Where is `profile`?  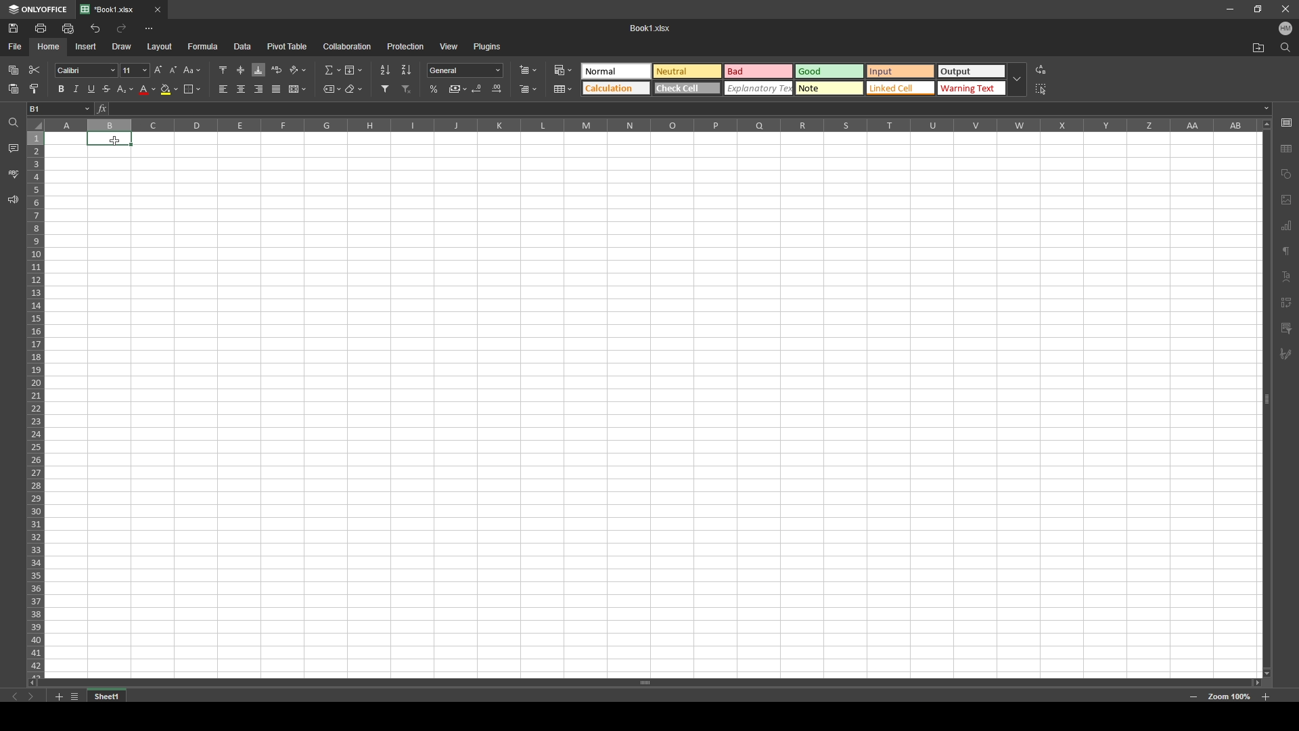 profile is located at coordinates (1285, 28).